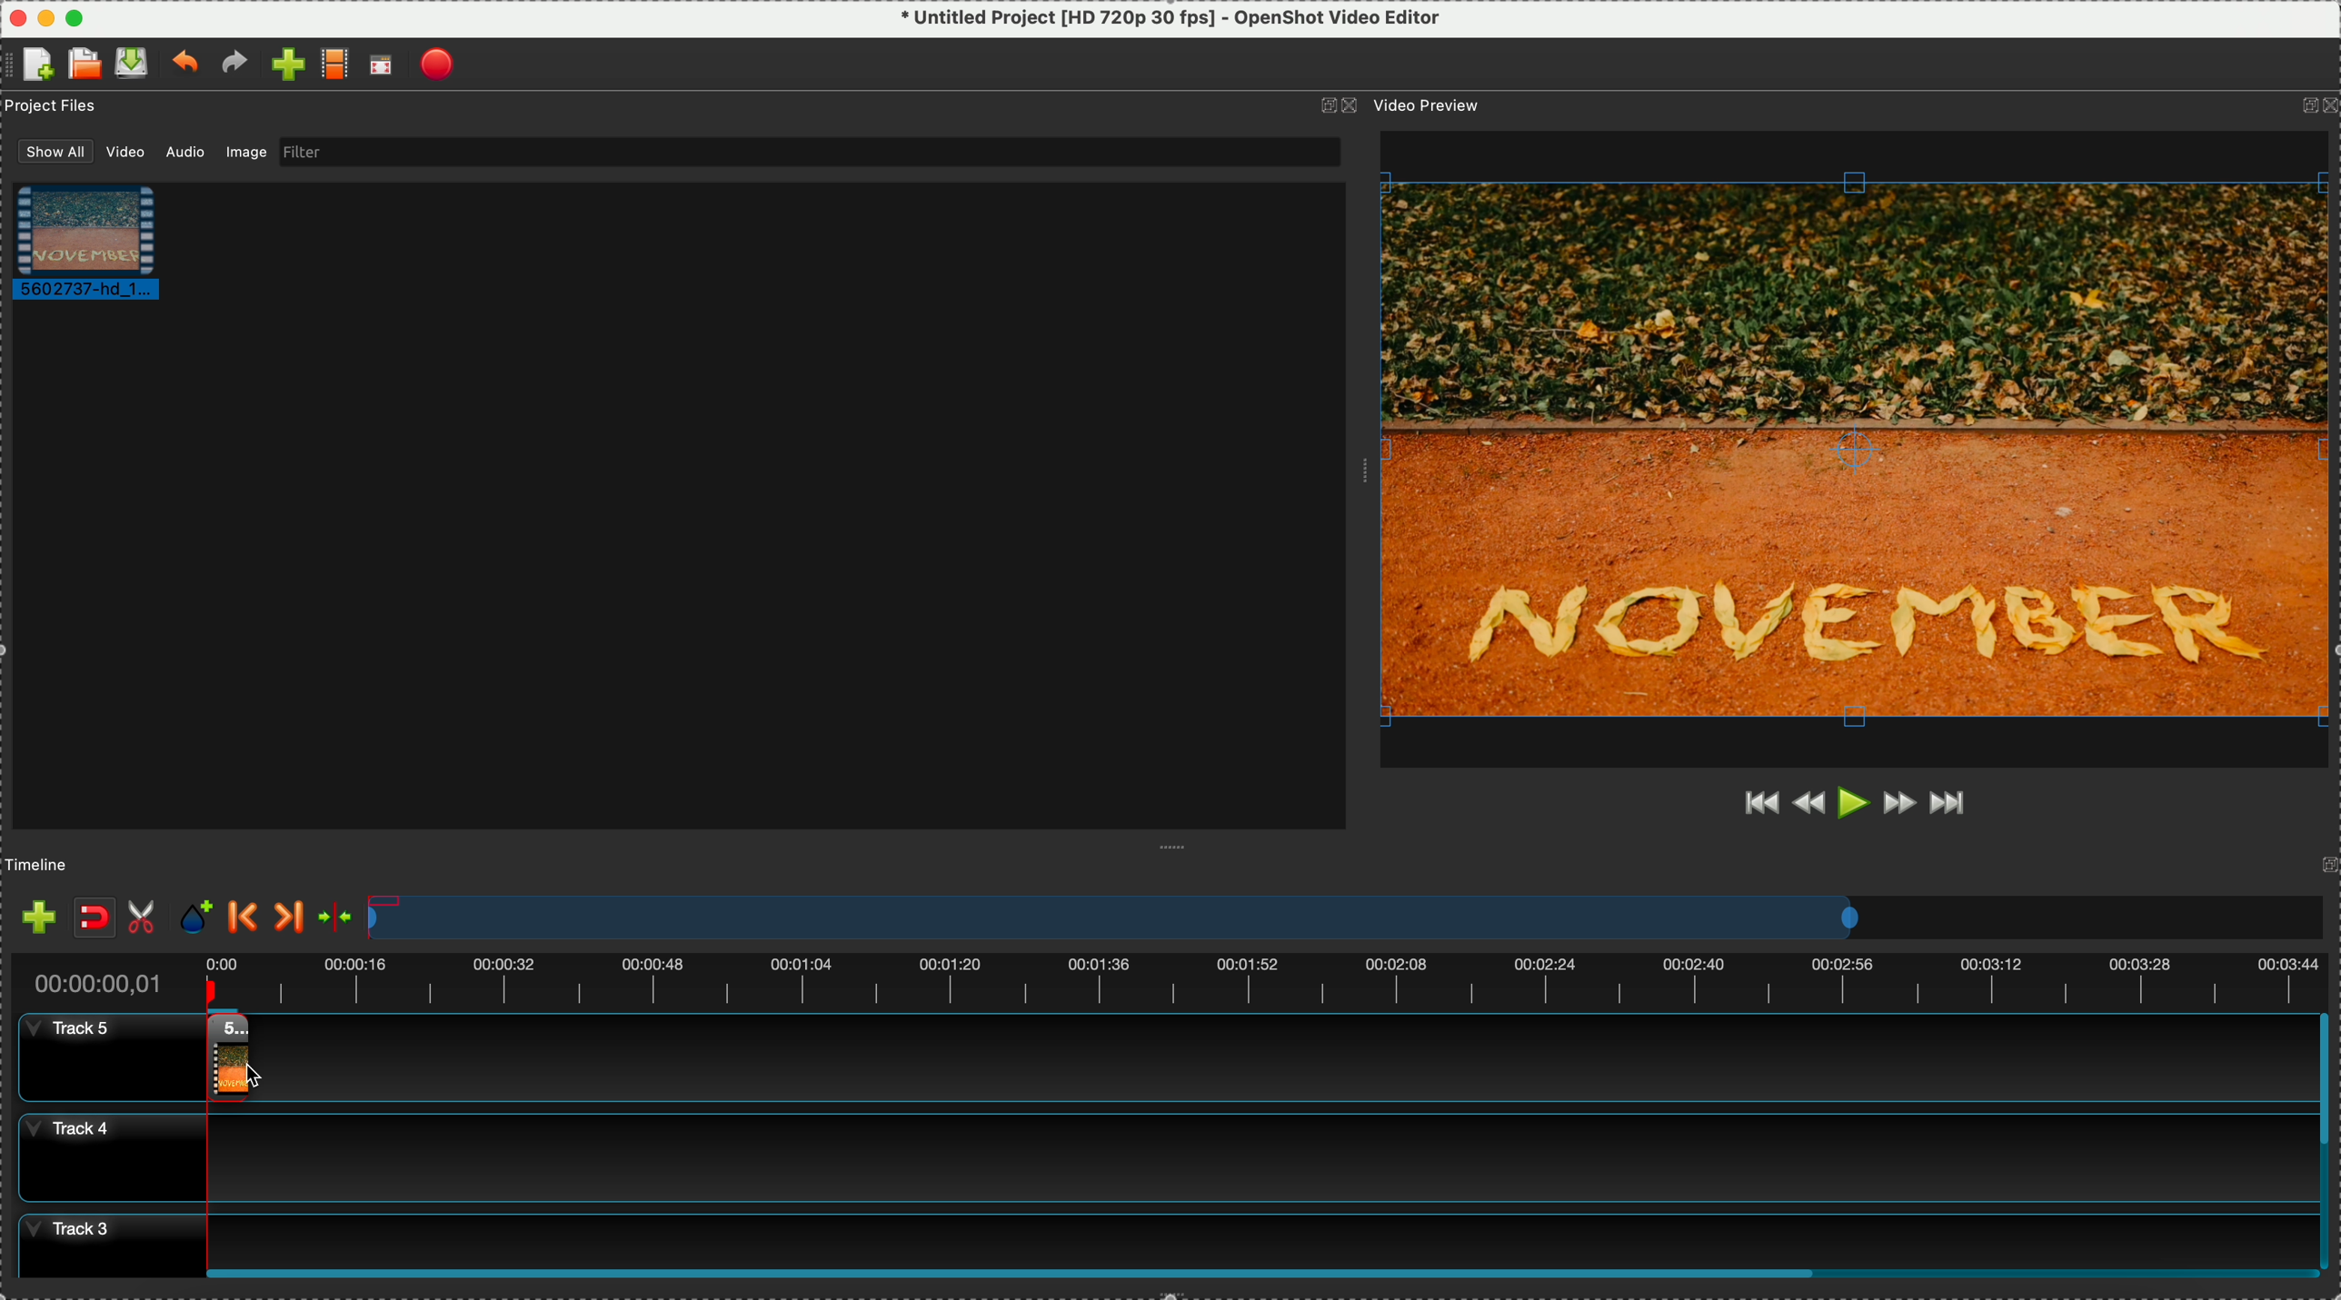  I want to click on export video, so click(440, 65).